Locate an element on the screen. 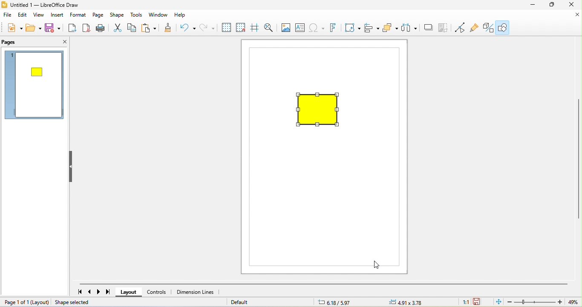 The image size is (582, 307). show gluepoint function is located at coordinates (475, 28).